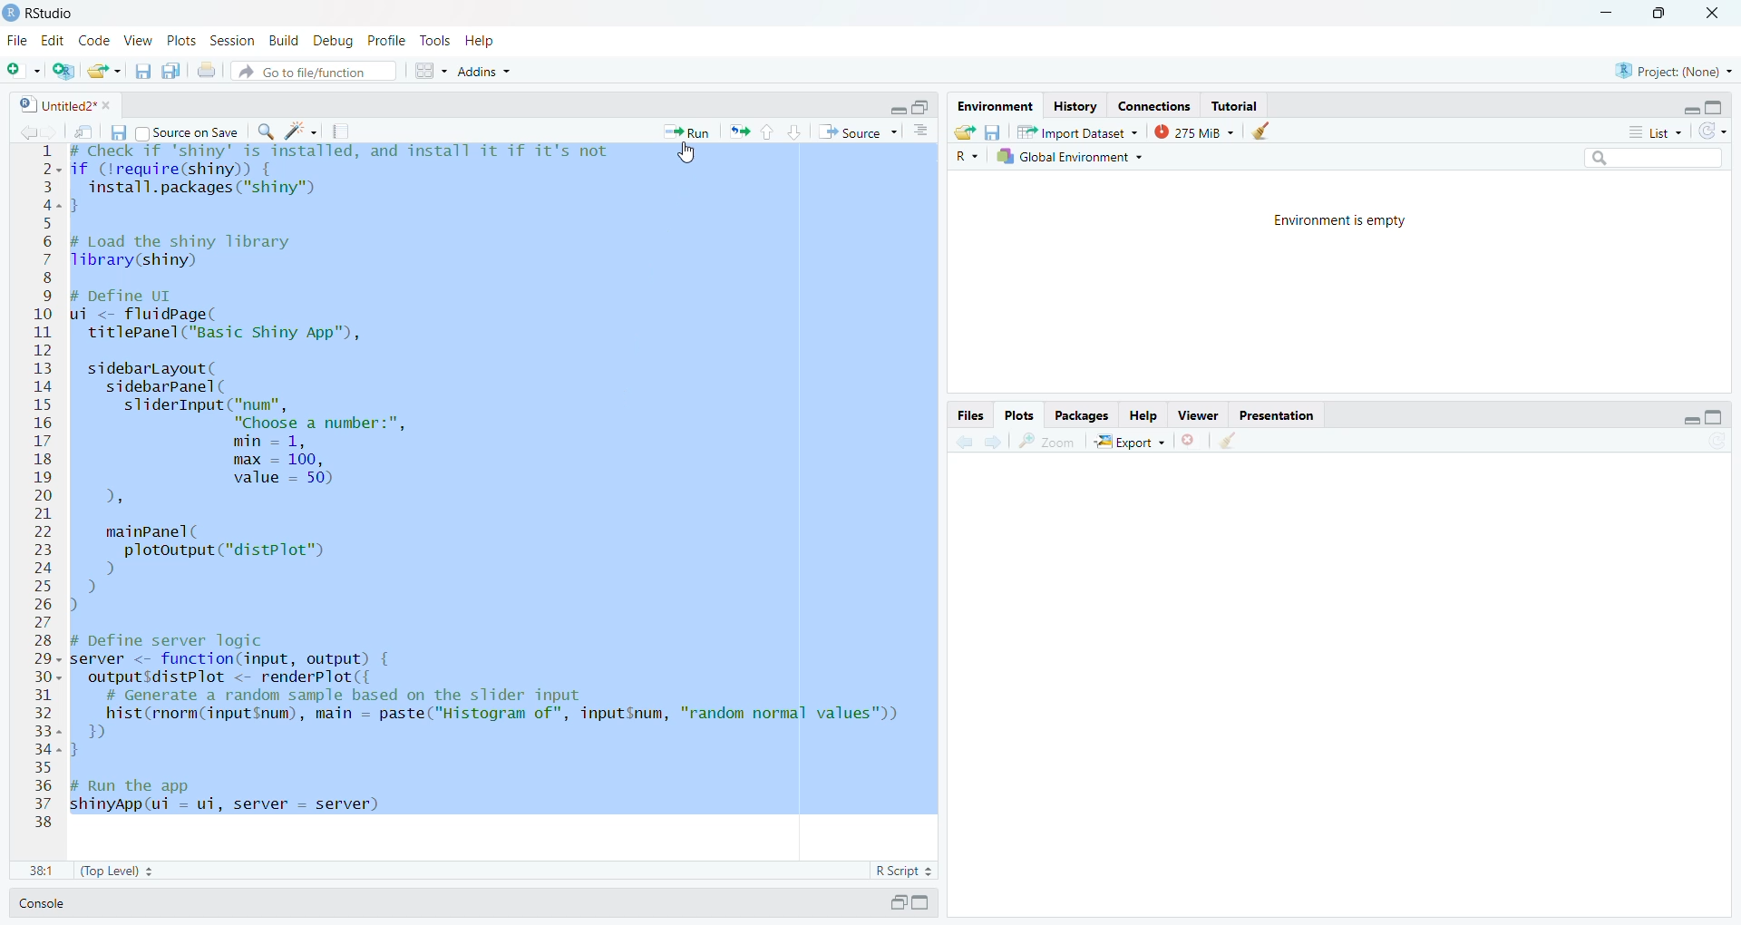  What do you see at coordinates (196, 251) in the screenshot?
I see `# Load the shiny library library (shiny)` at bounding box center [196, 251].